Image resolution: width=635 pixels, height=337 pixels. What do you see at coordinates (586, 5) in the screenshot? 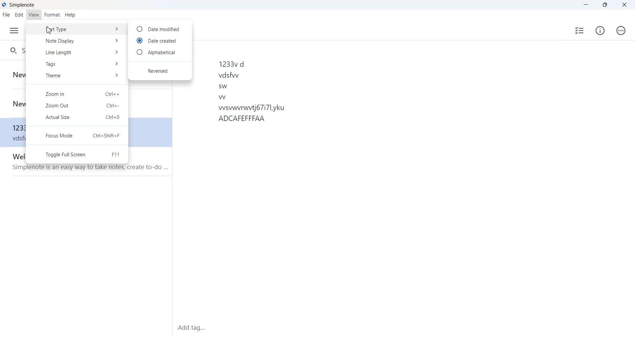
I see `Minimize` at bounding box center [586, 5].